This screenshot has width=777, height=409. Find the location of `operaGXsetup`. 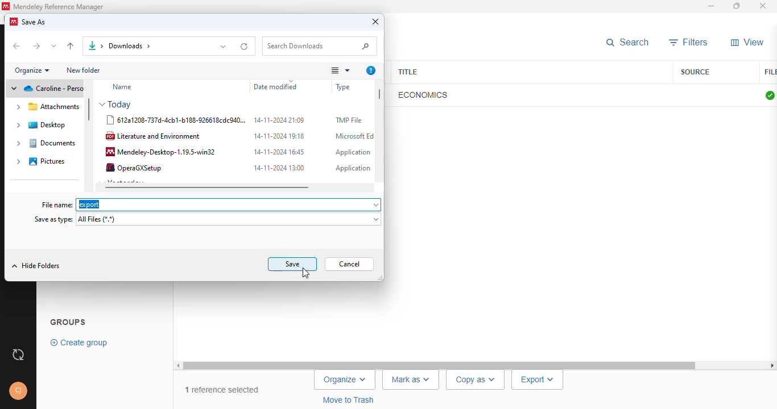

operaGXsetup is located at coordinates (134, 167).